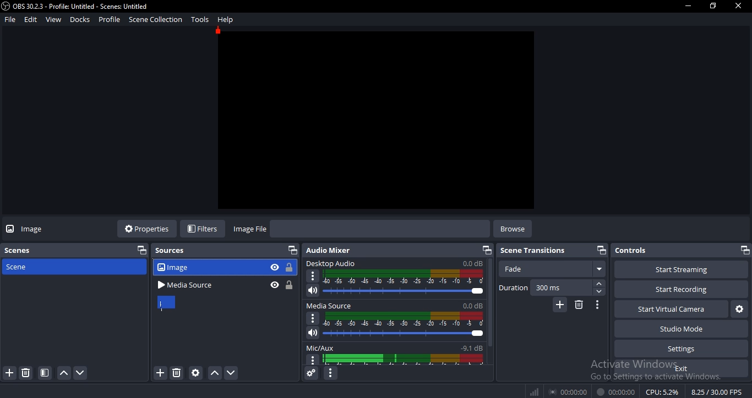 The height and width of the screenshot is (398, 752). I want to click on sources, so click(173, 252).